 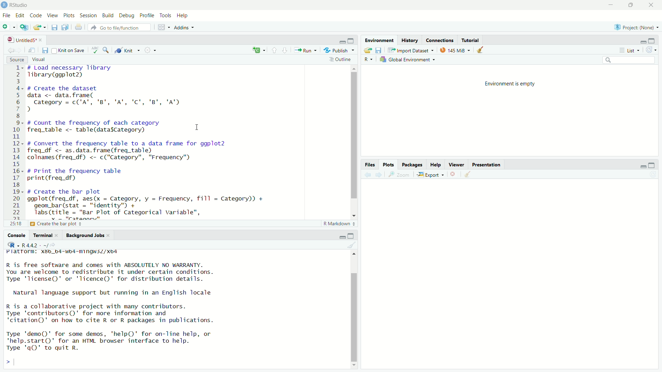 I want to click on minimize, so click(x=642, y=167).